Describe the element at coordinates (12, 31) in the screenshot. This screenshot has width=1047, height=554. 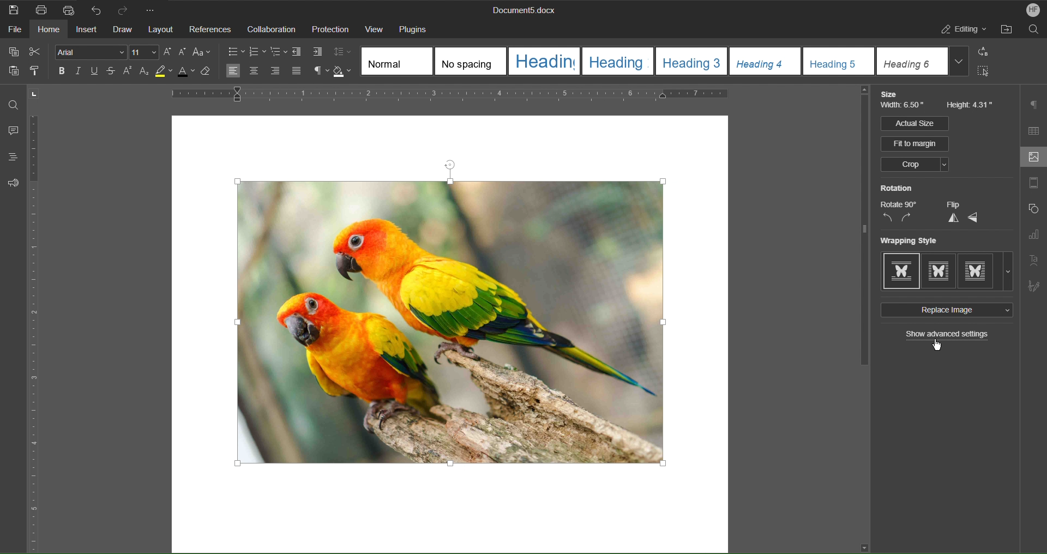
I see `File` at that location.